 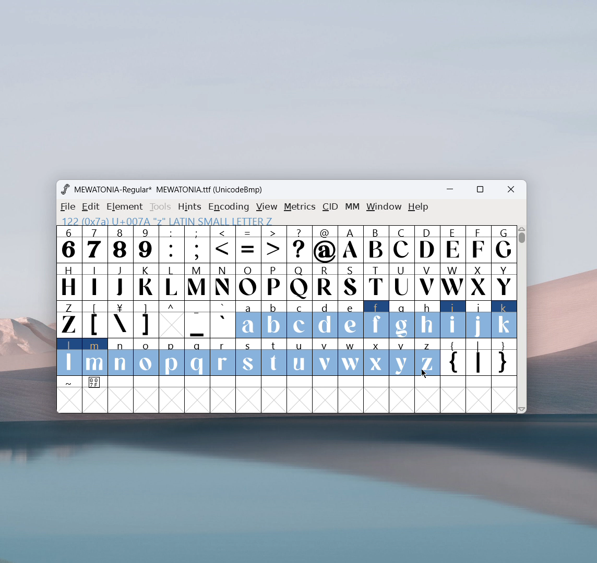 I want to click on ], so click(x=146, y=320).